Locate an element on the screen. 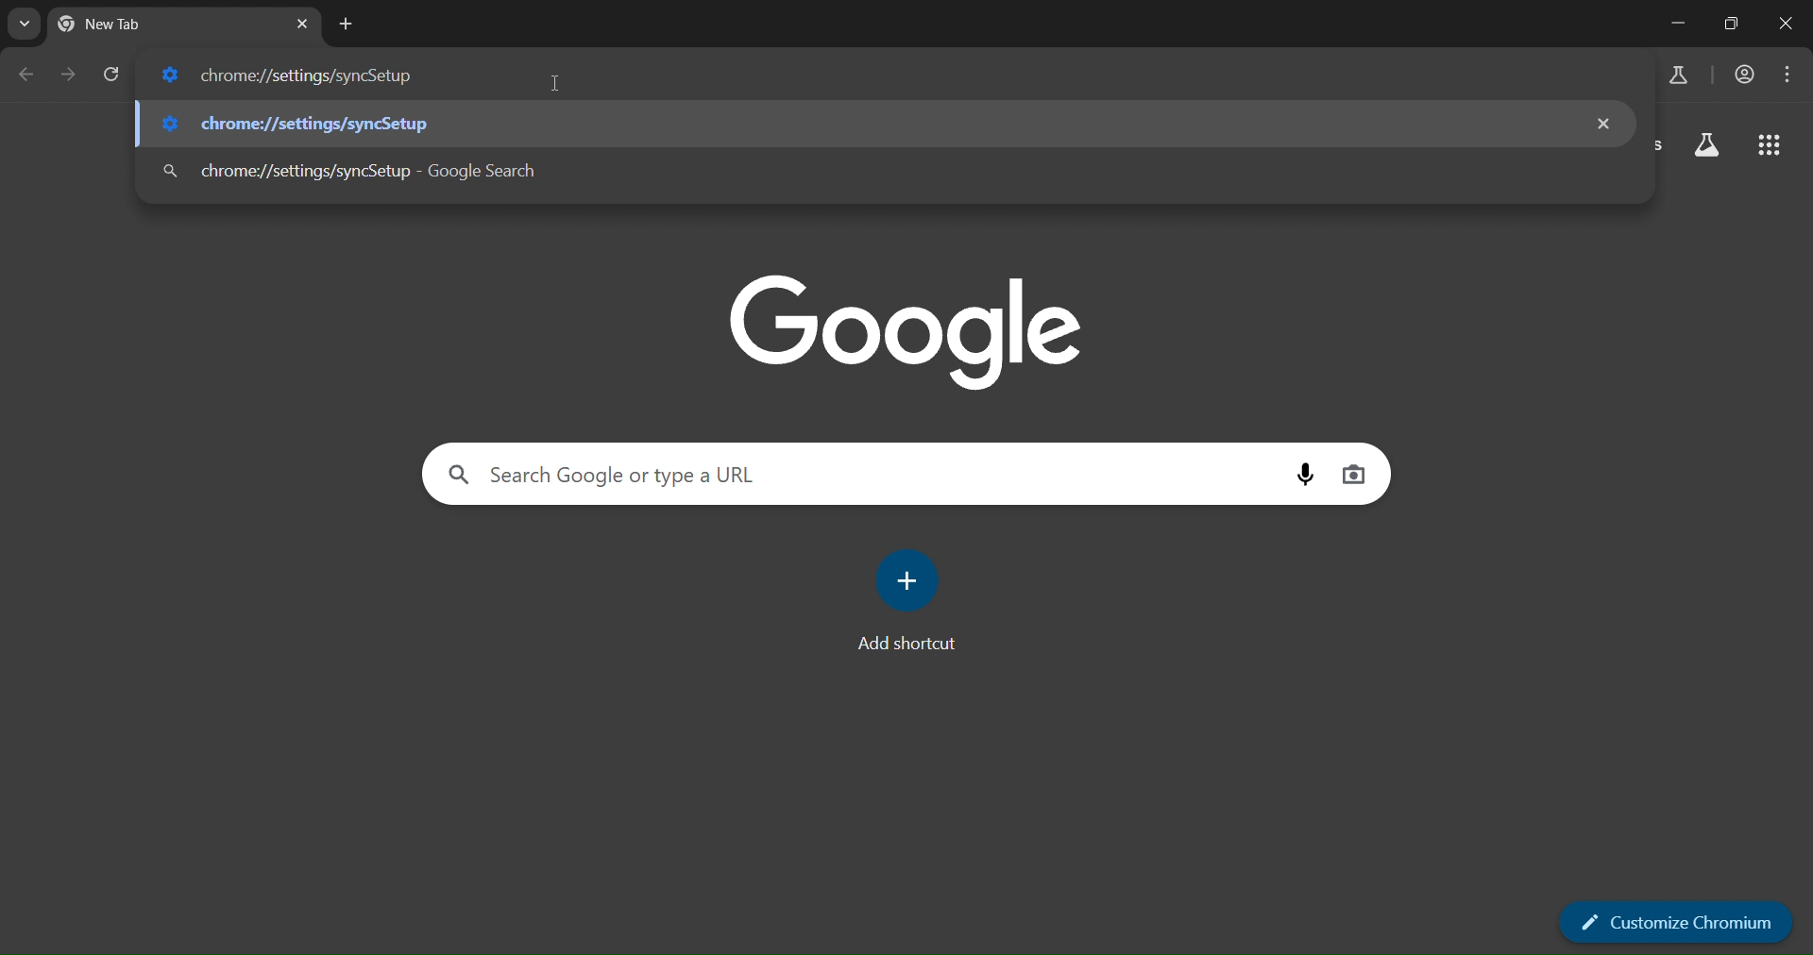 The image size is (1813, 955). search tabs is located at coordinates (24, 24).